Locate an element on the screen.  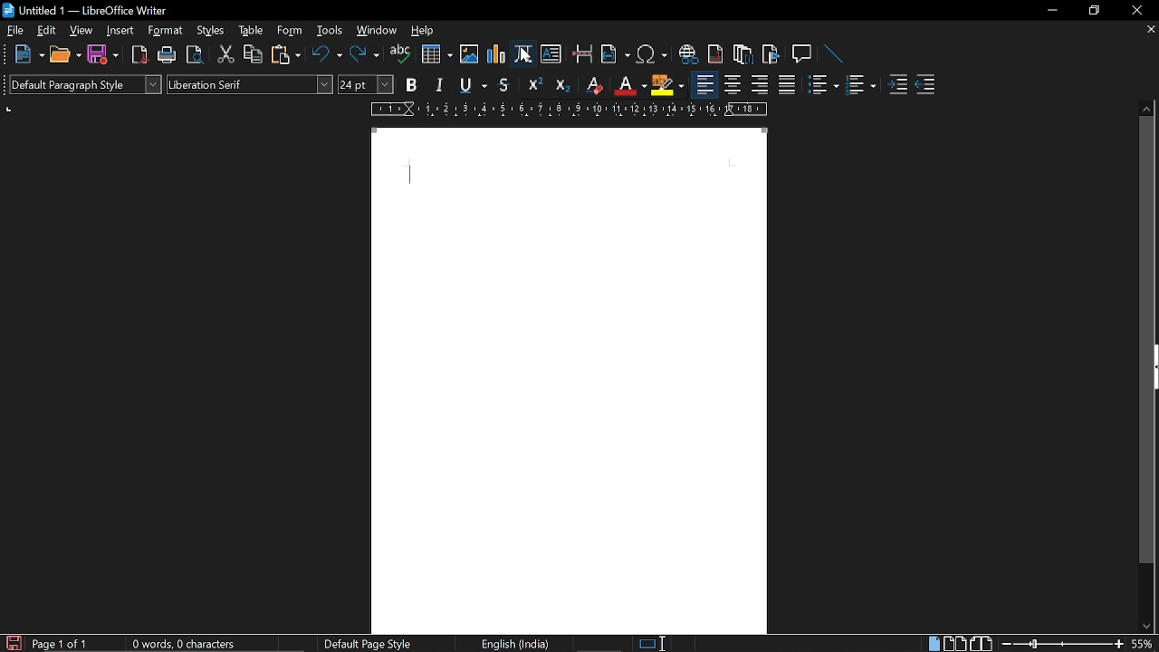
move up is located at coordinates (1147, 107).